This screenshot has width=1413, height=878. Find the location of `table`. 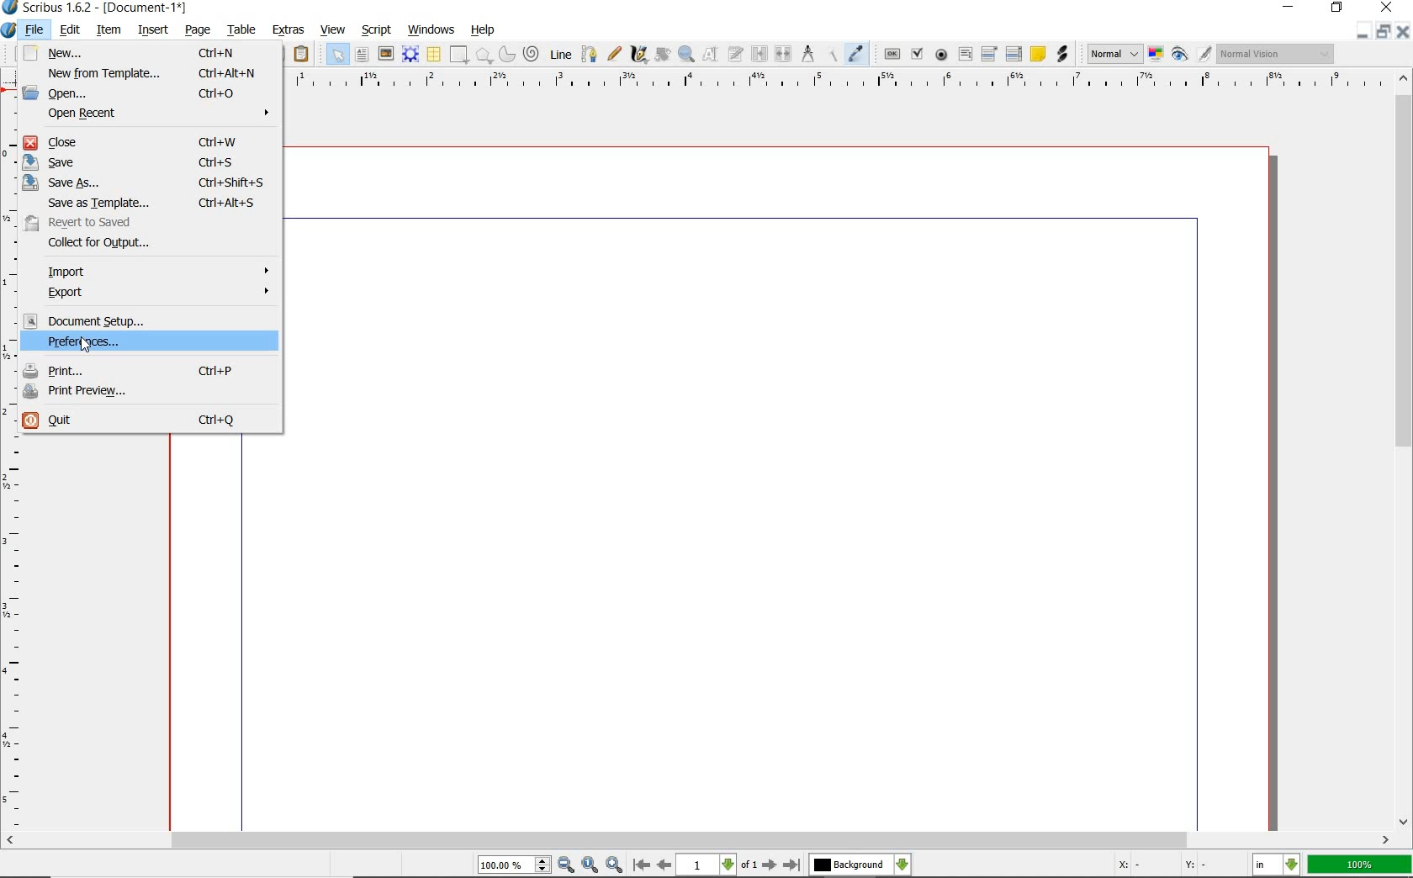

table is located at coordinates (435, 56).